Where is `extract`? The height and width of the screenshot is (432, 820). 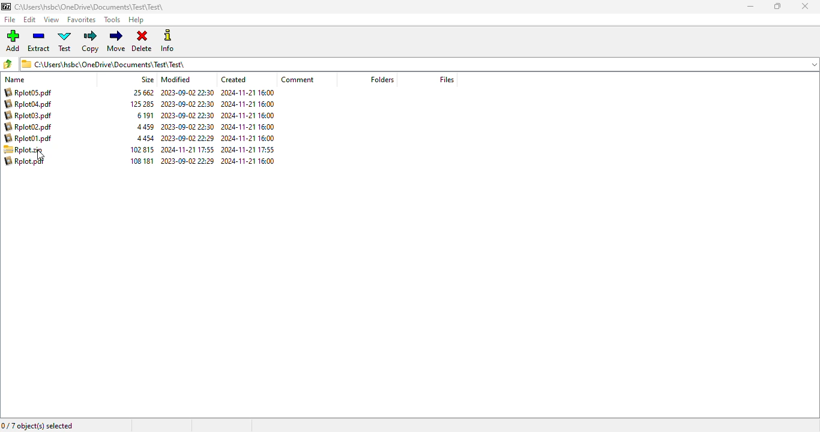
extract is located at coordinates (40, 41).